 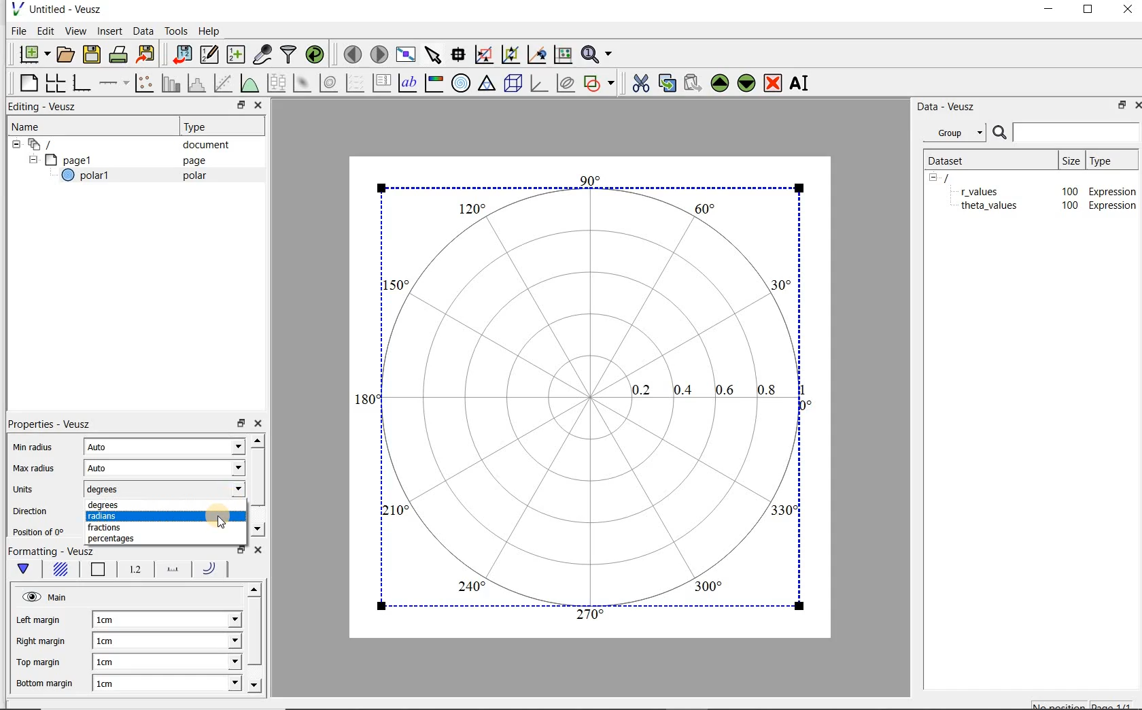 What do you see at coordinates (115, 449) in the screenshot?
I see `Auto` at bounding box center [115, 449].